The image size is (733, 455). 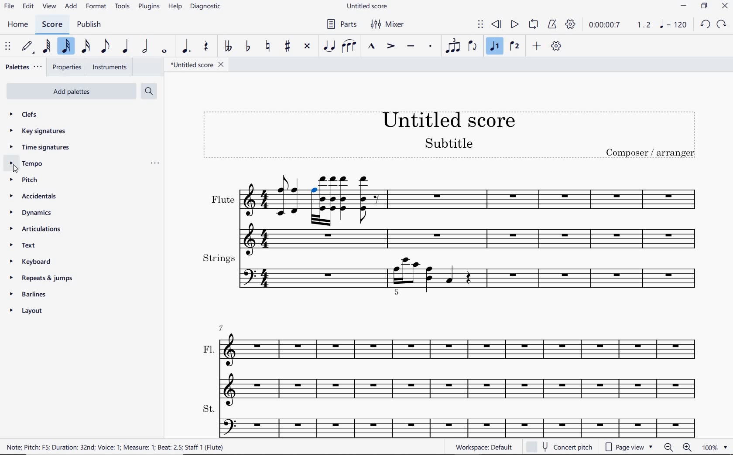 I want to click on pitch, so click(x=39, y=179).